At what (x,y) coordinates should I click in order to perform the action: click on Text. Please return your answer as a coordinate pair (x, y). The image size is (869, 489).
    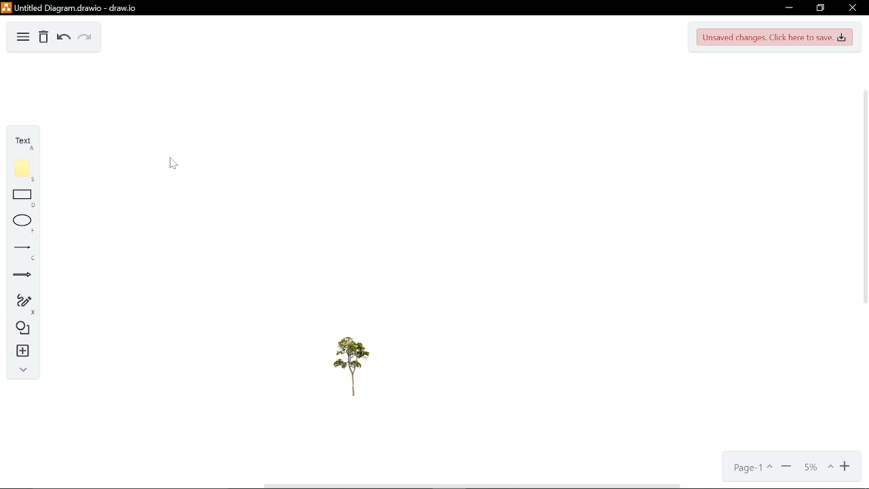
    Looking at the image, I should click on (19, 141).